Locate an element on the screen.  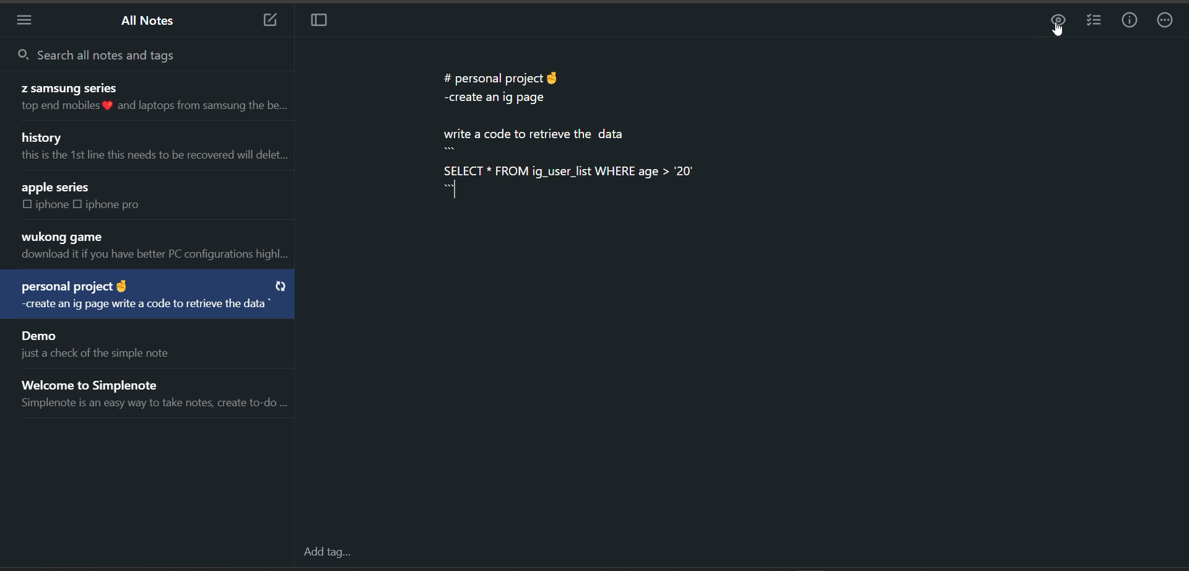
note title  and preview is located at coordinates (152, 246).